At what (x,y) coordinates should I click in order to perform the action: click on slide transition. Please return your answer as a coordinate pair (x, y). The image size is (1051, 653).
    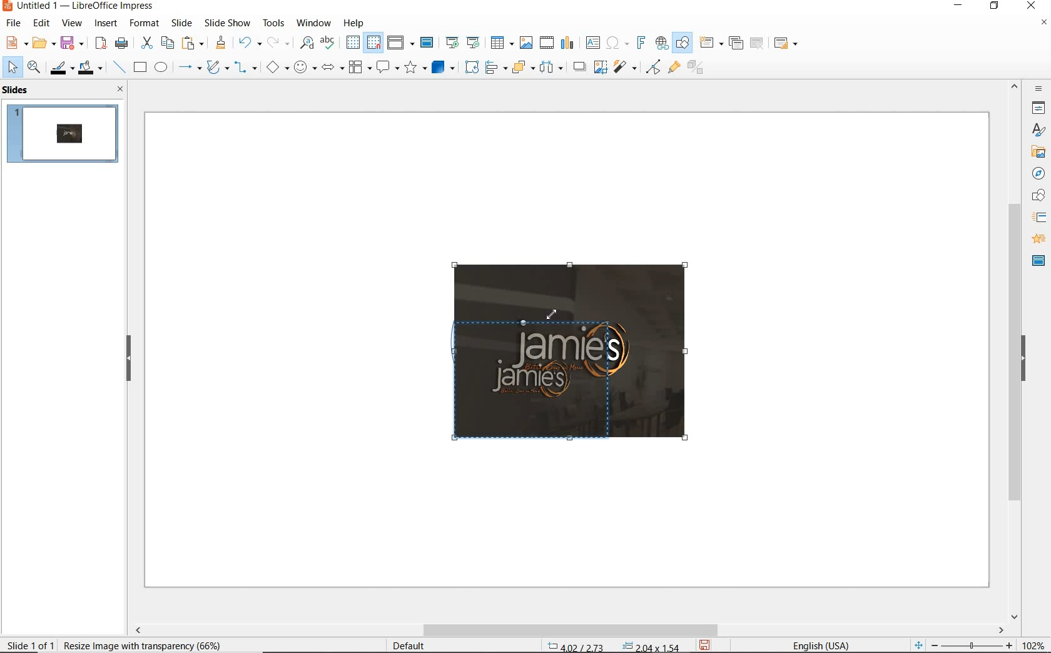
    Looking at the image, I should click on (1038, 218).